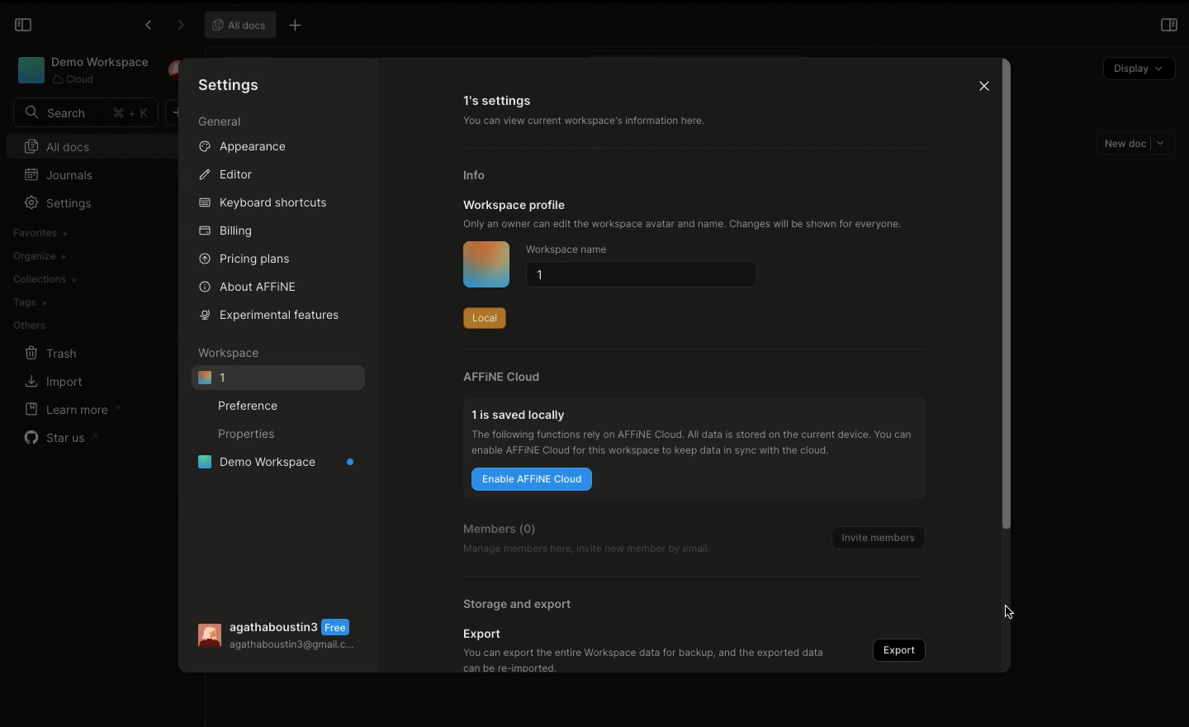 This screenshot has height=727, width=1189. What do you see at coordinates (63, 203) in the screenshot?
I see `Settings` at bounding box center [63, 203].